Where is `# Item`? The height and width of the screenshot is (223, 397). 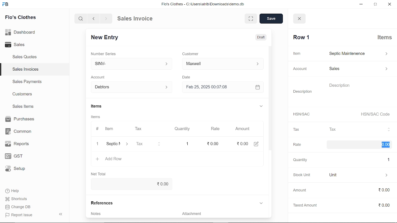 # Item is located at coordinates (105, 129).